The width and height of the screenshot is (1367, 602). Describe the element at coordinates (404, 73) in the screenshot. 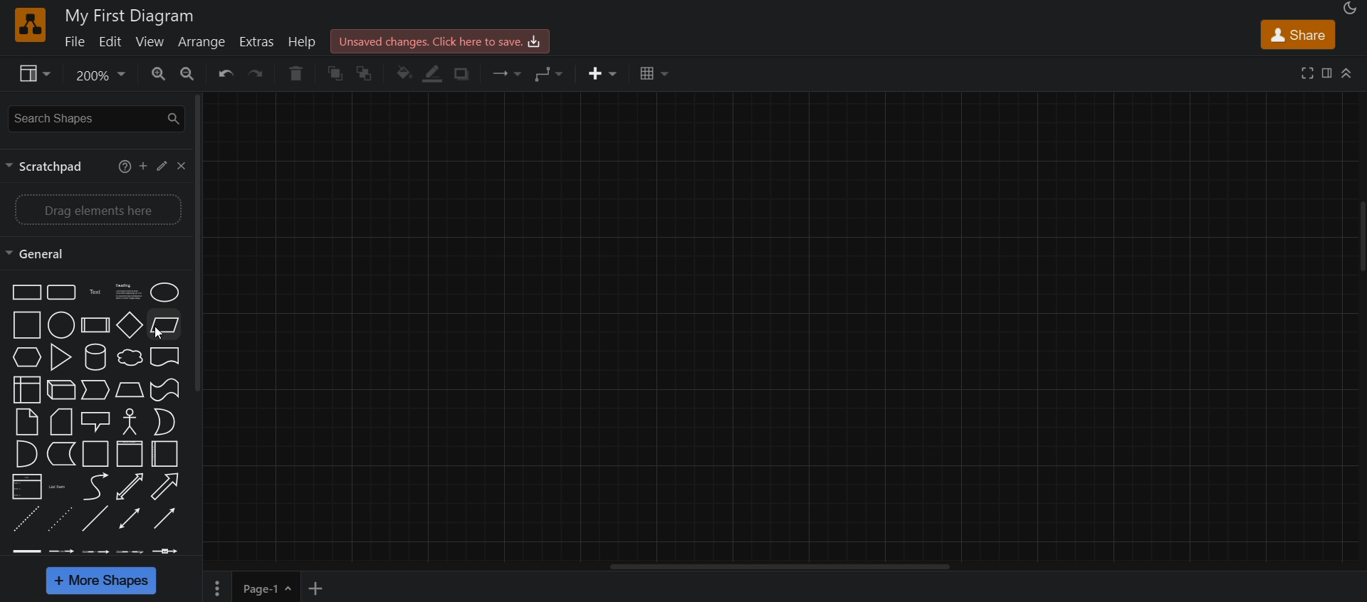

I see `fill color` at that location.